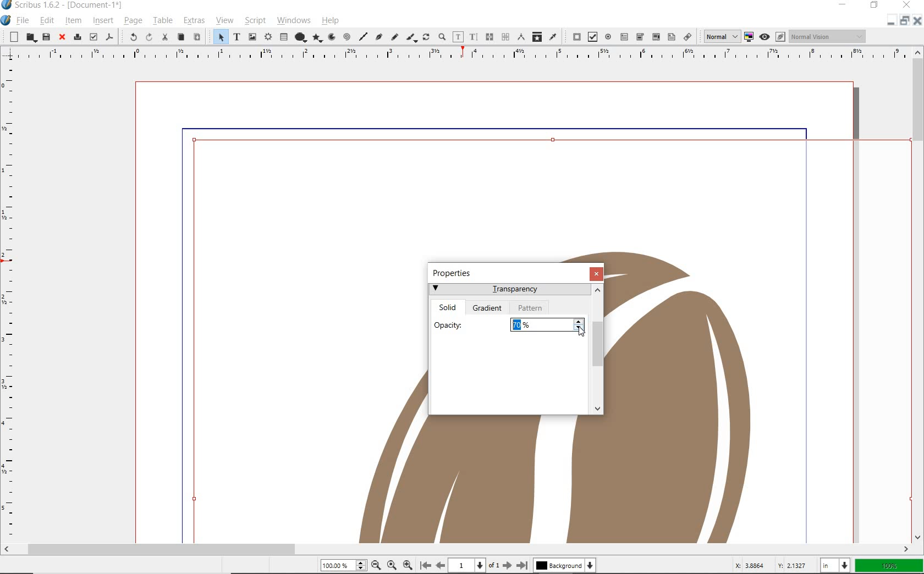  Describe the element at coordinates (25, 20) in the screenshot. I see `file` at that location.